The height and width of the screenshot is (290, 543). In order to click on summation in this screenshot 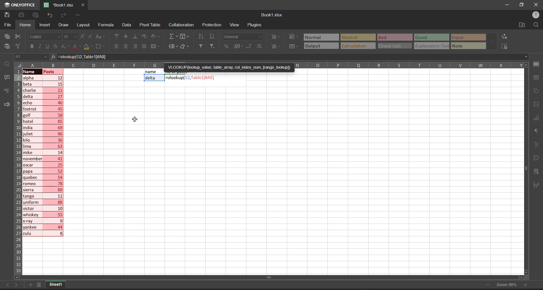, I will do `click(173, 37)`.